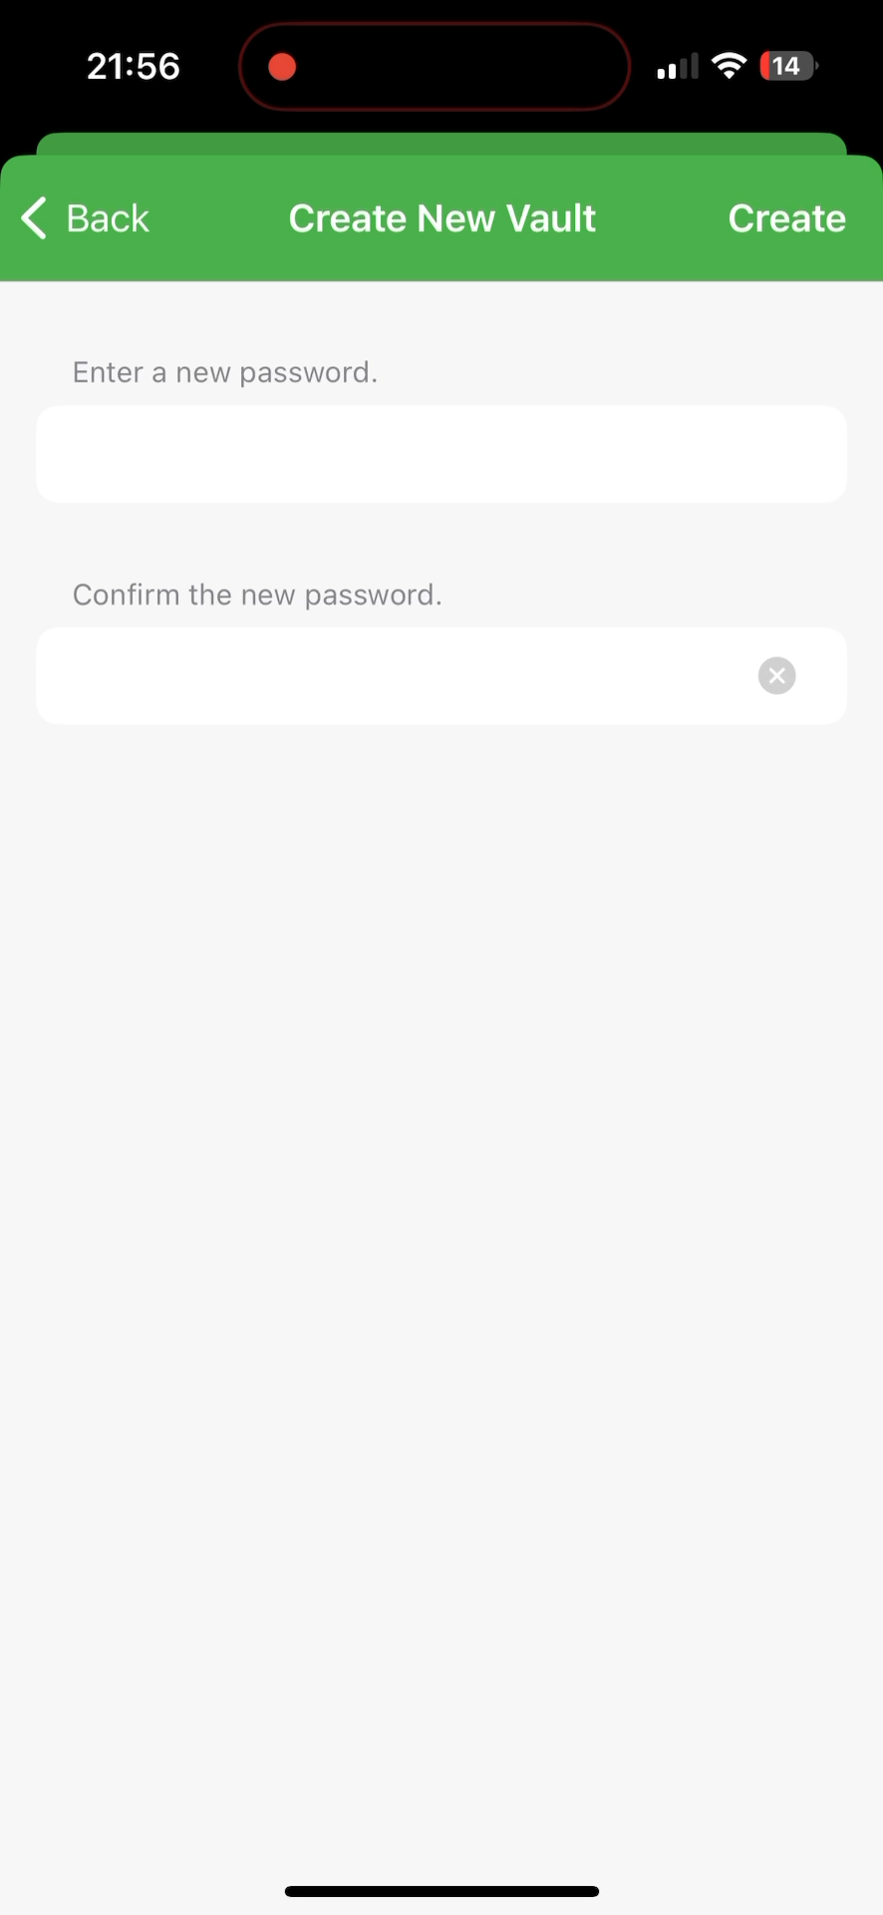  Describe the element at coordinates (790, 674) in the screenshot. I see `close` at that location.